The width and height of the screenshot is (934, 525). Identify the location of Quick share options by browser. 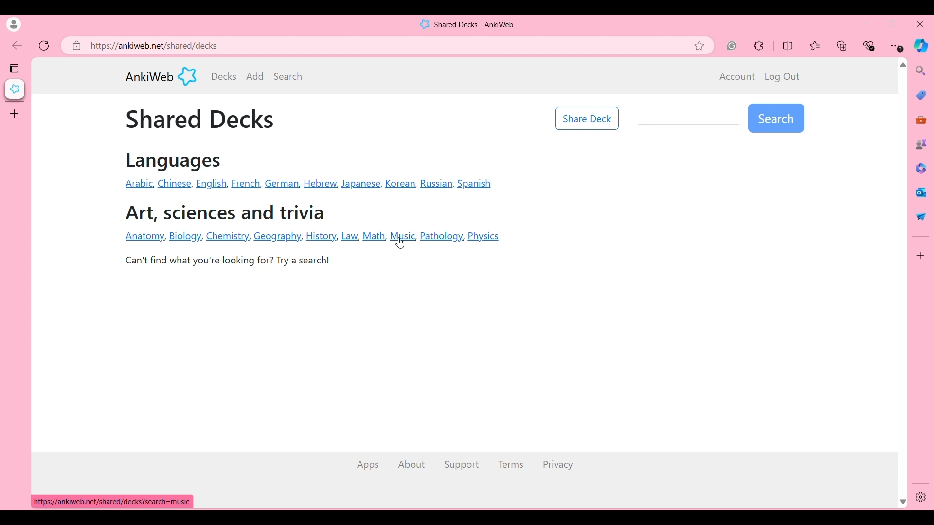
(921, 216).